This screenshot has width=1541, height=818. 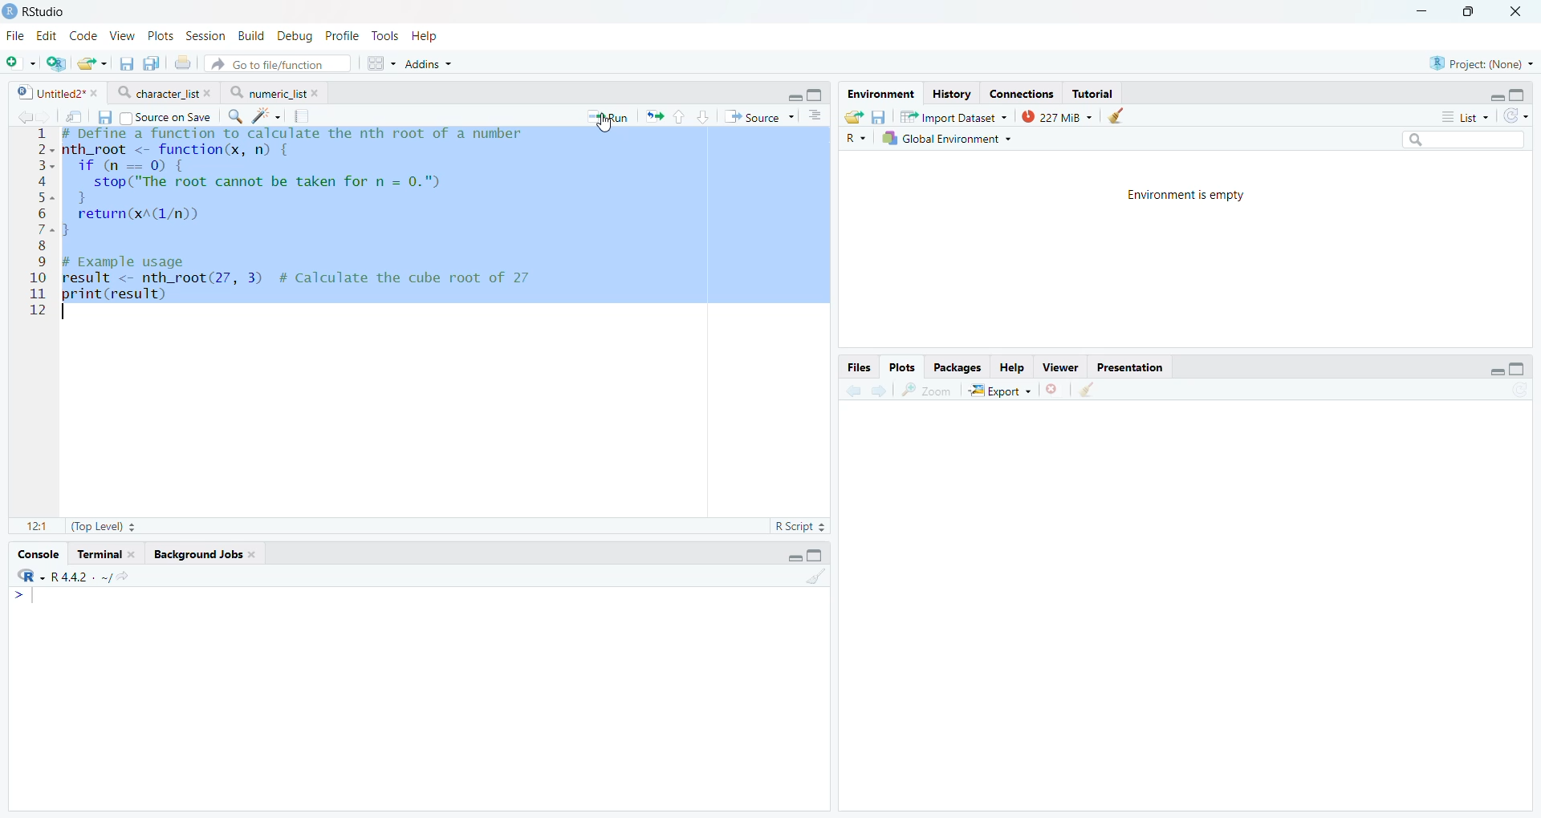 What do you see at coordinates (880, 117) in the screenshot?
I see `Save` at bounding box center [880, 117].